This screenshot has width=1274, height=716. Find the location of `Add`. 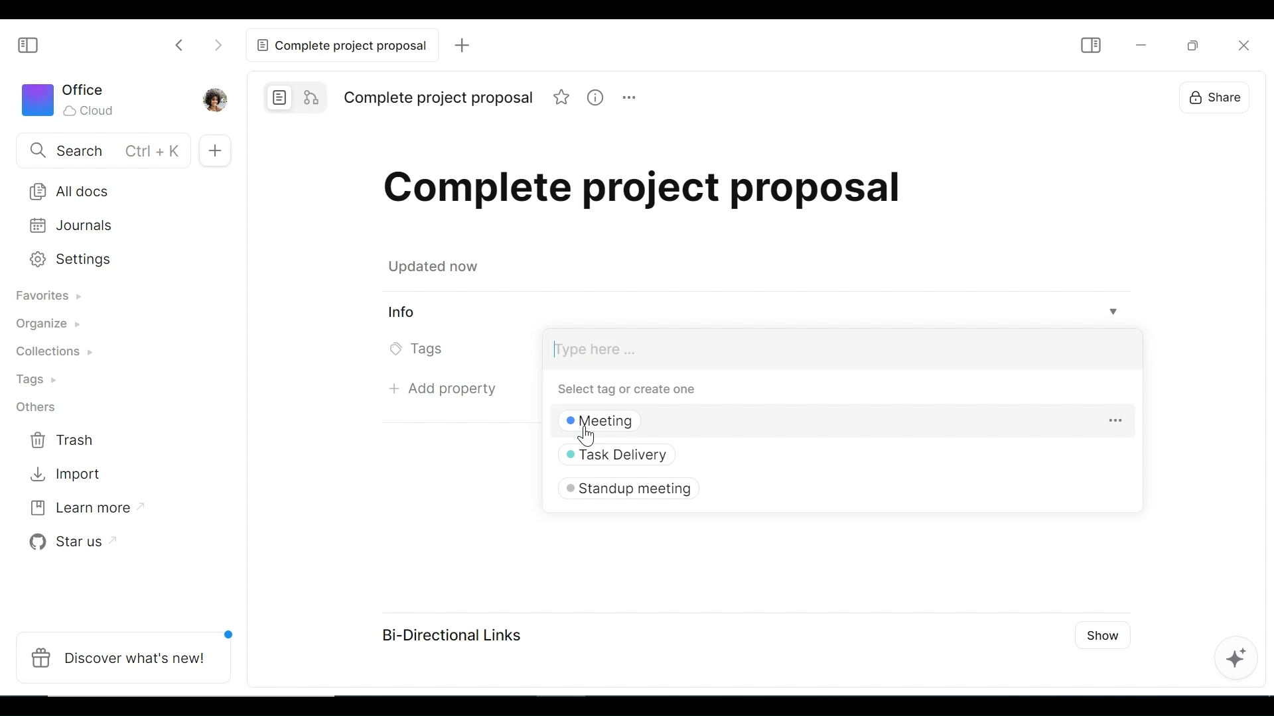

Add is located at coordinates (463, 46).